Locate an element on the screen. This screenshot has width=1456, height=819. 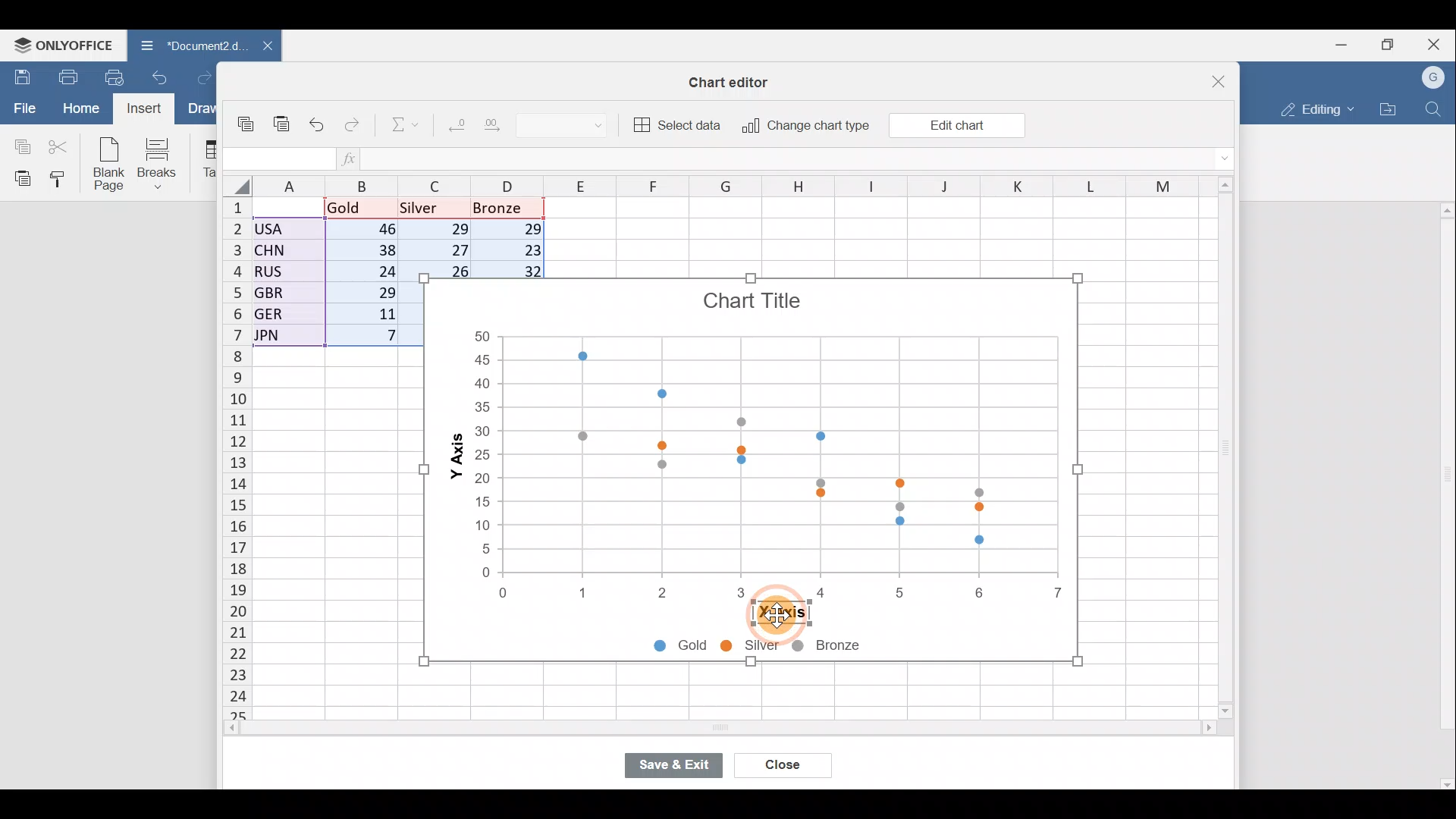
Select data is located at coordinates (679, 125).